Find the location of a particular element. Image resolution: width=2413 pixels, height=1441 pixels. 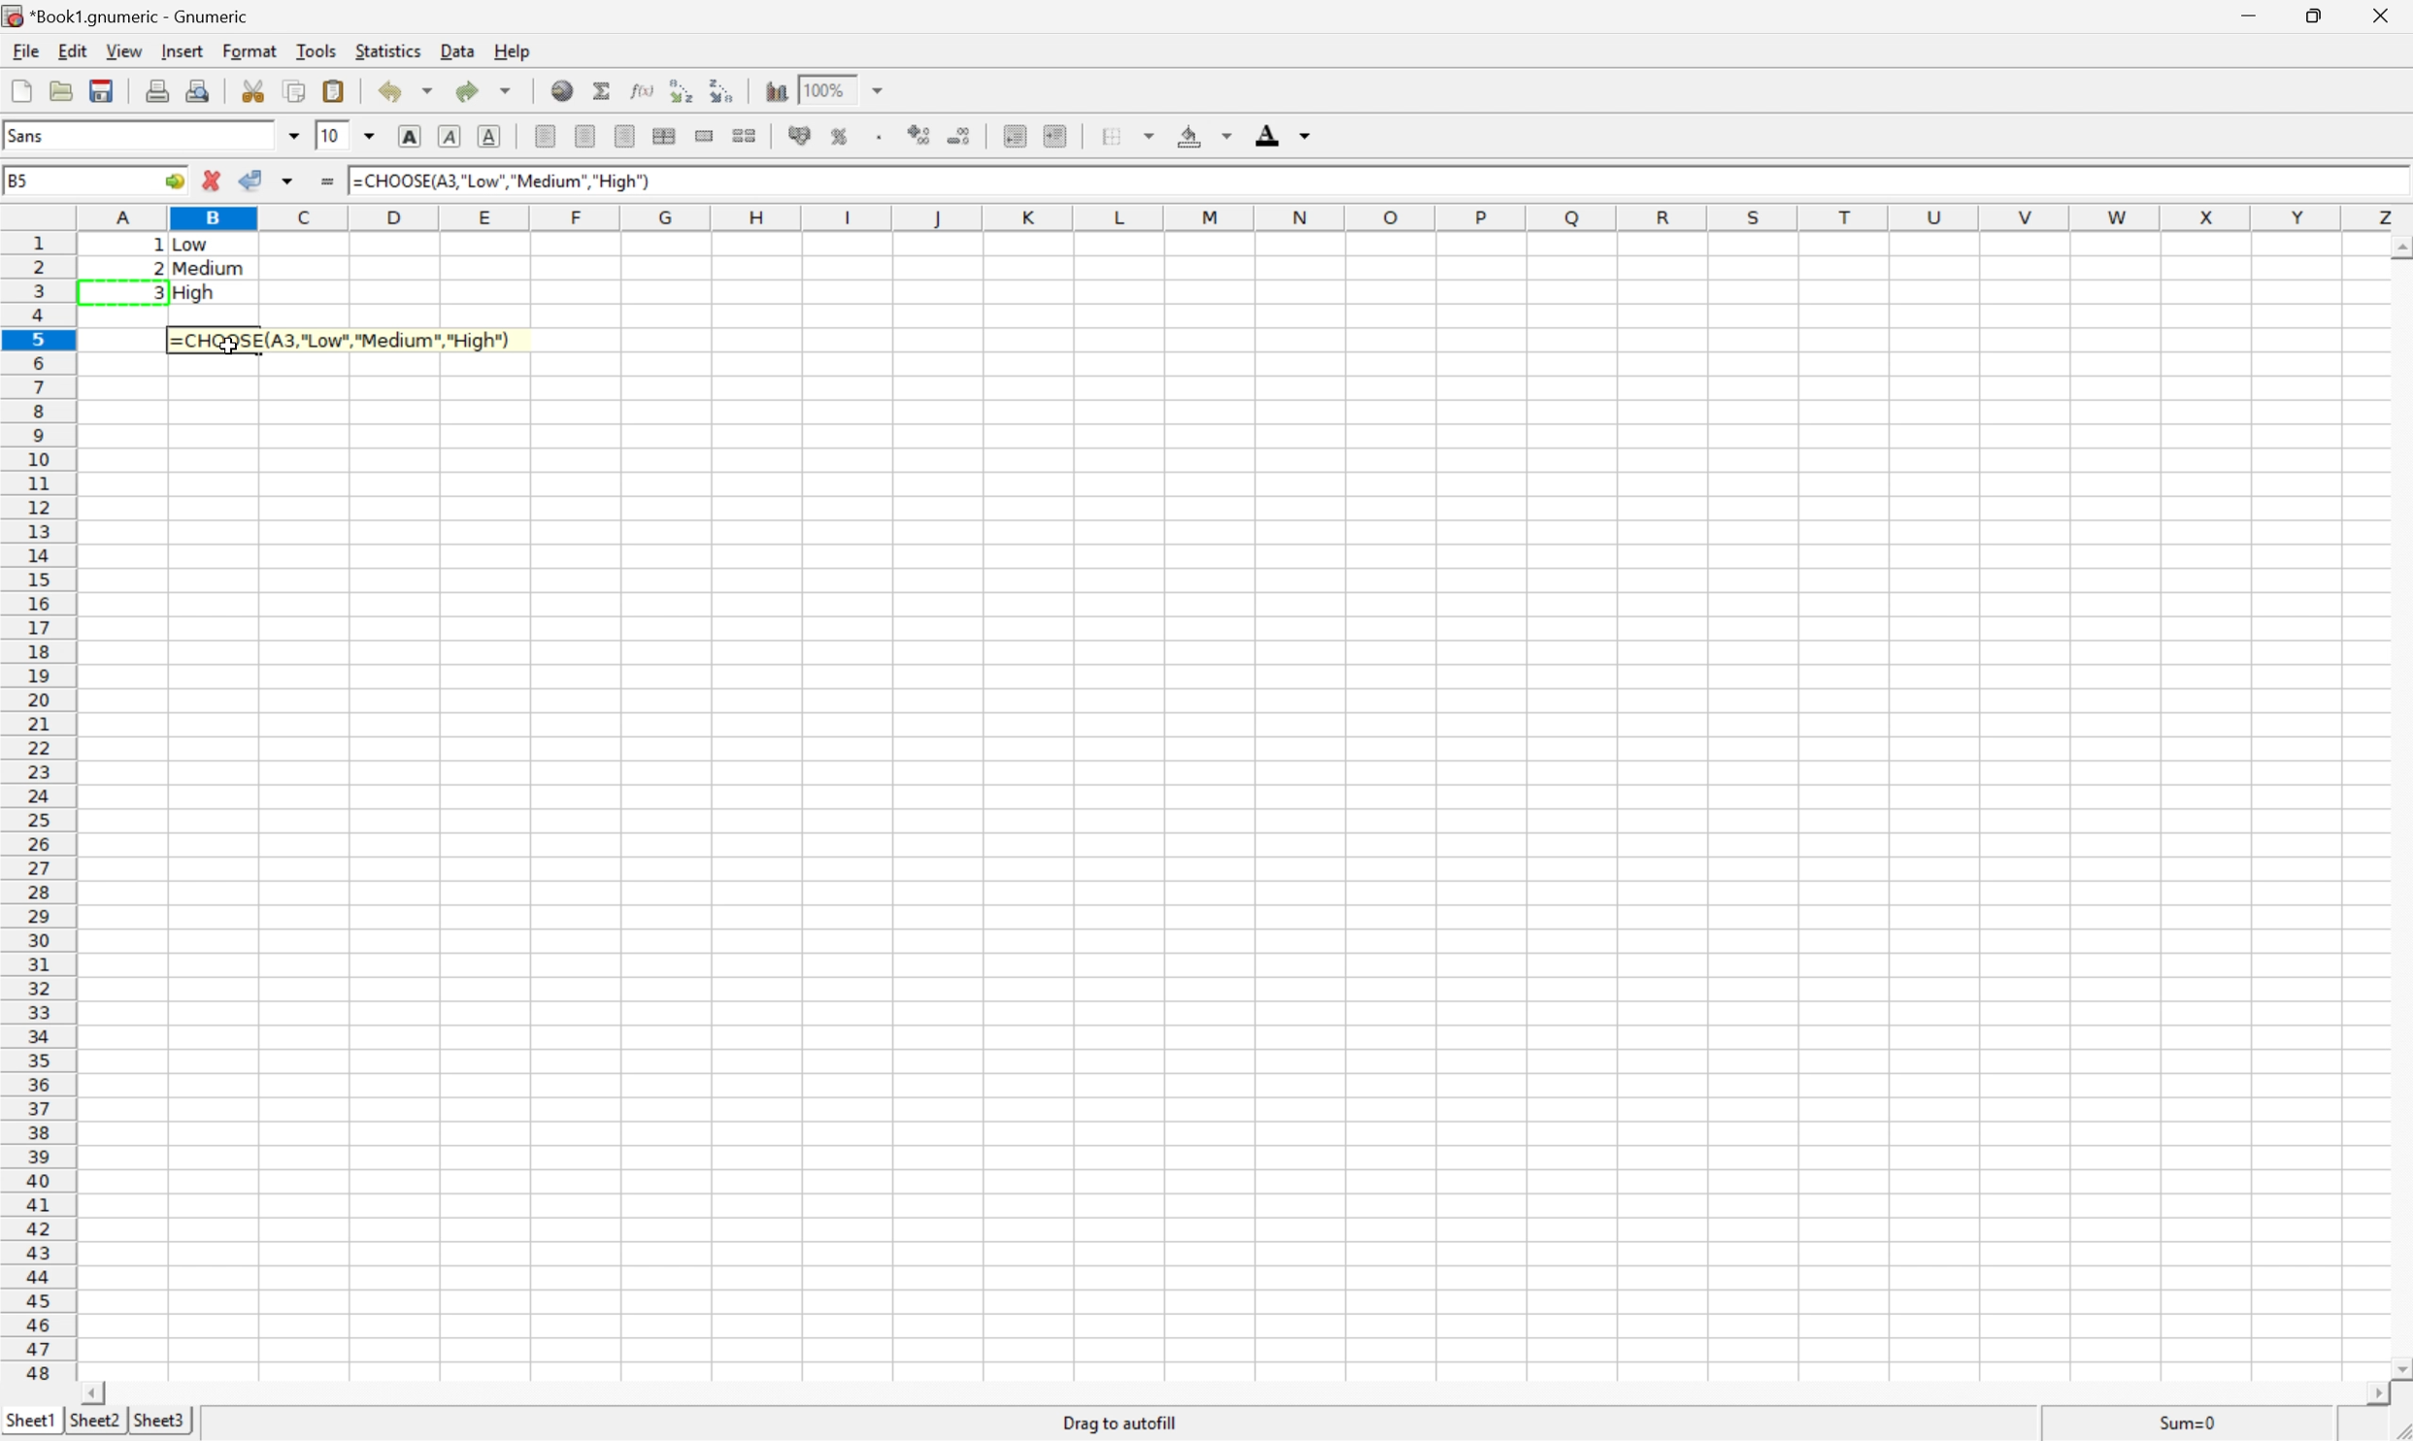

Drop Down is located at coordinates (368, 137).